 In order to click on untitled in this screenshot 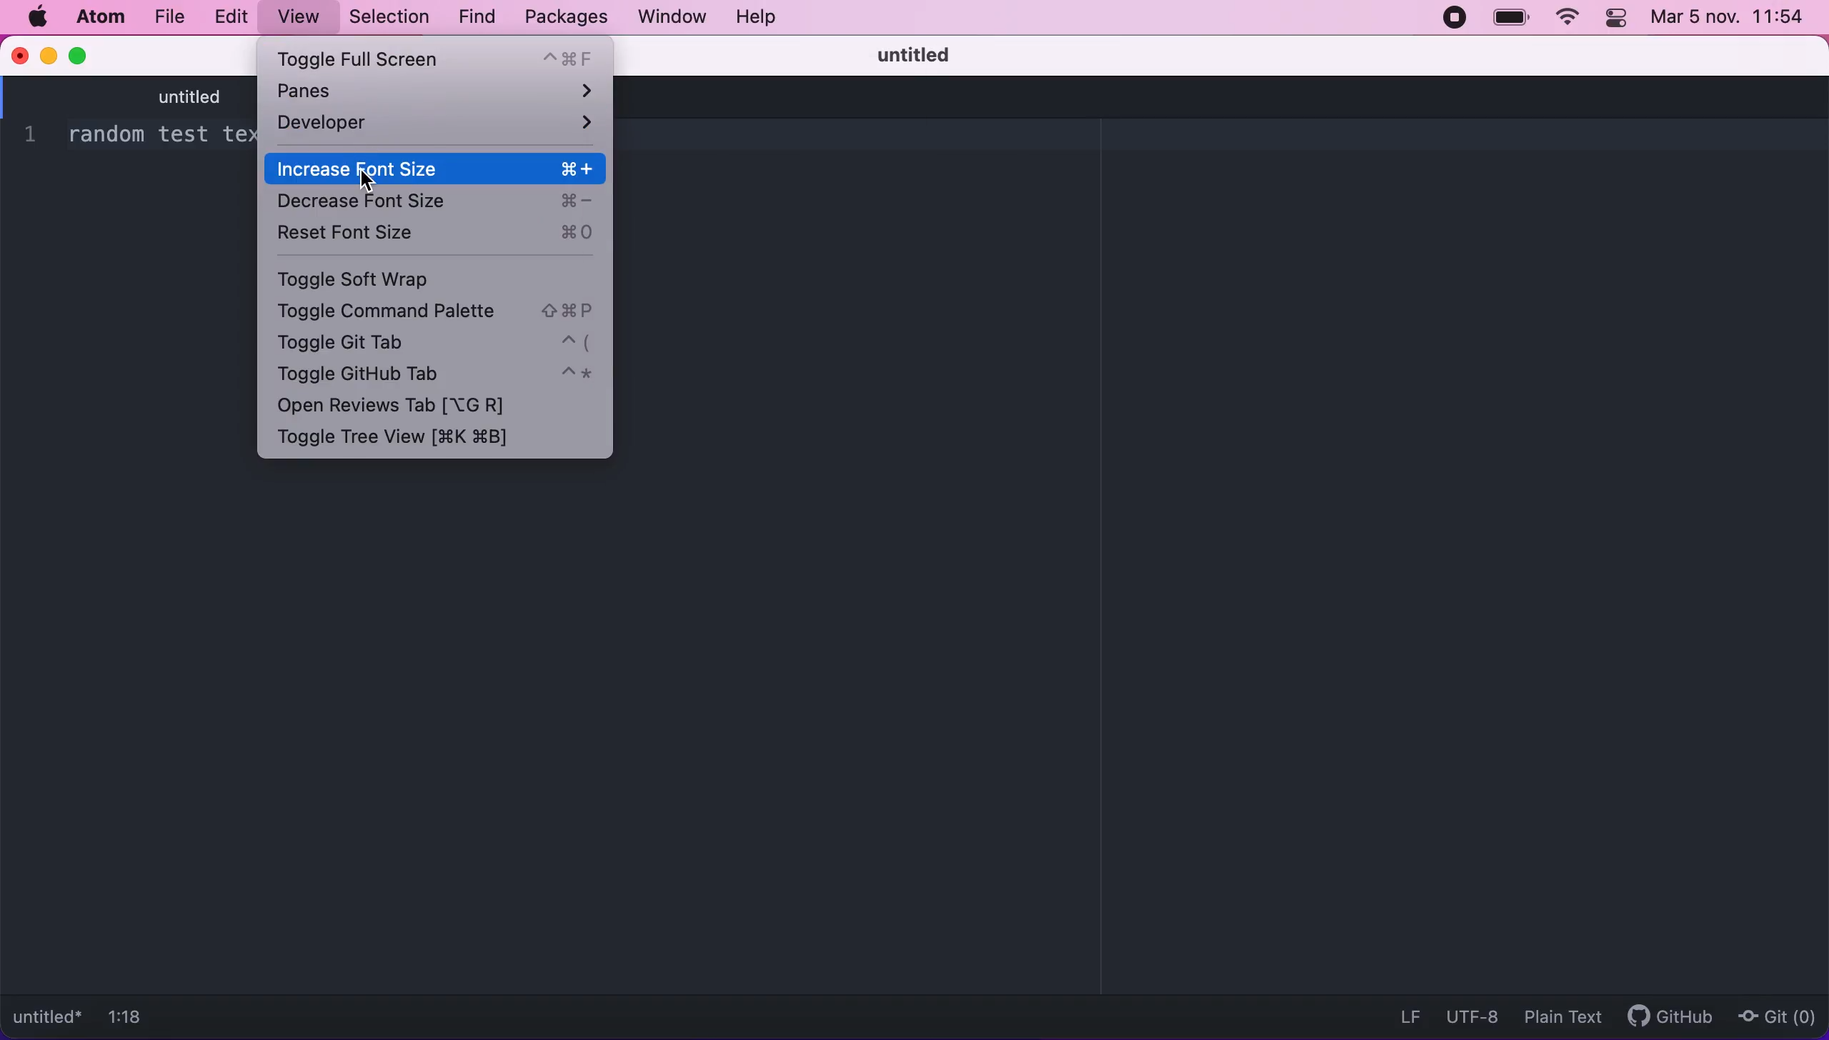, I will do `click(928, 54)`.